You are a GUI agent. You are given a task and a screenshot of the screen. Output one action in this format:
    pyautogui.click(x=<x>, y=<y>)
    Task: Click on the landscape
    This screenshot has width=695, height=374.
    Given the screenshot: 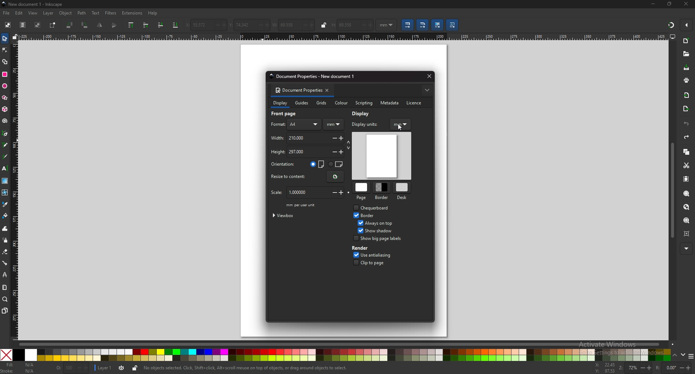 What is the action you would take?
    pyautogui.click(x=336, y=163)
    